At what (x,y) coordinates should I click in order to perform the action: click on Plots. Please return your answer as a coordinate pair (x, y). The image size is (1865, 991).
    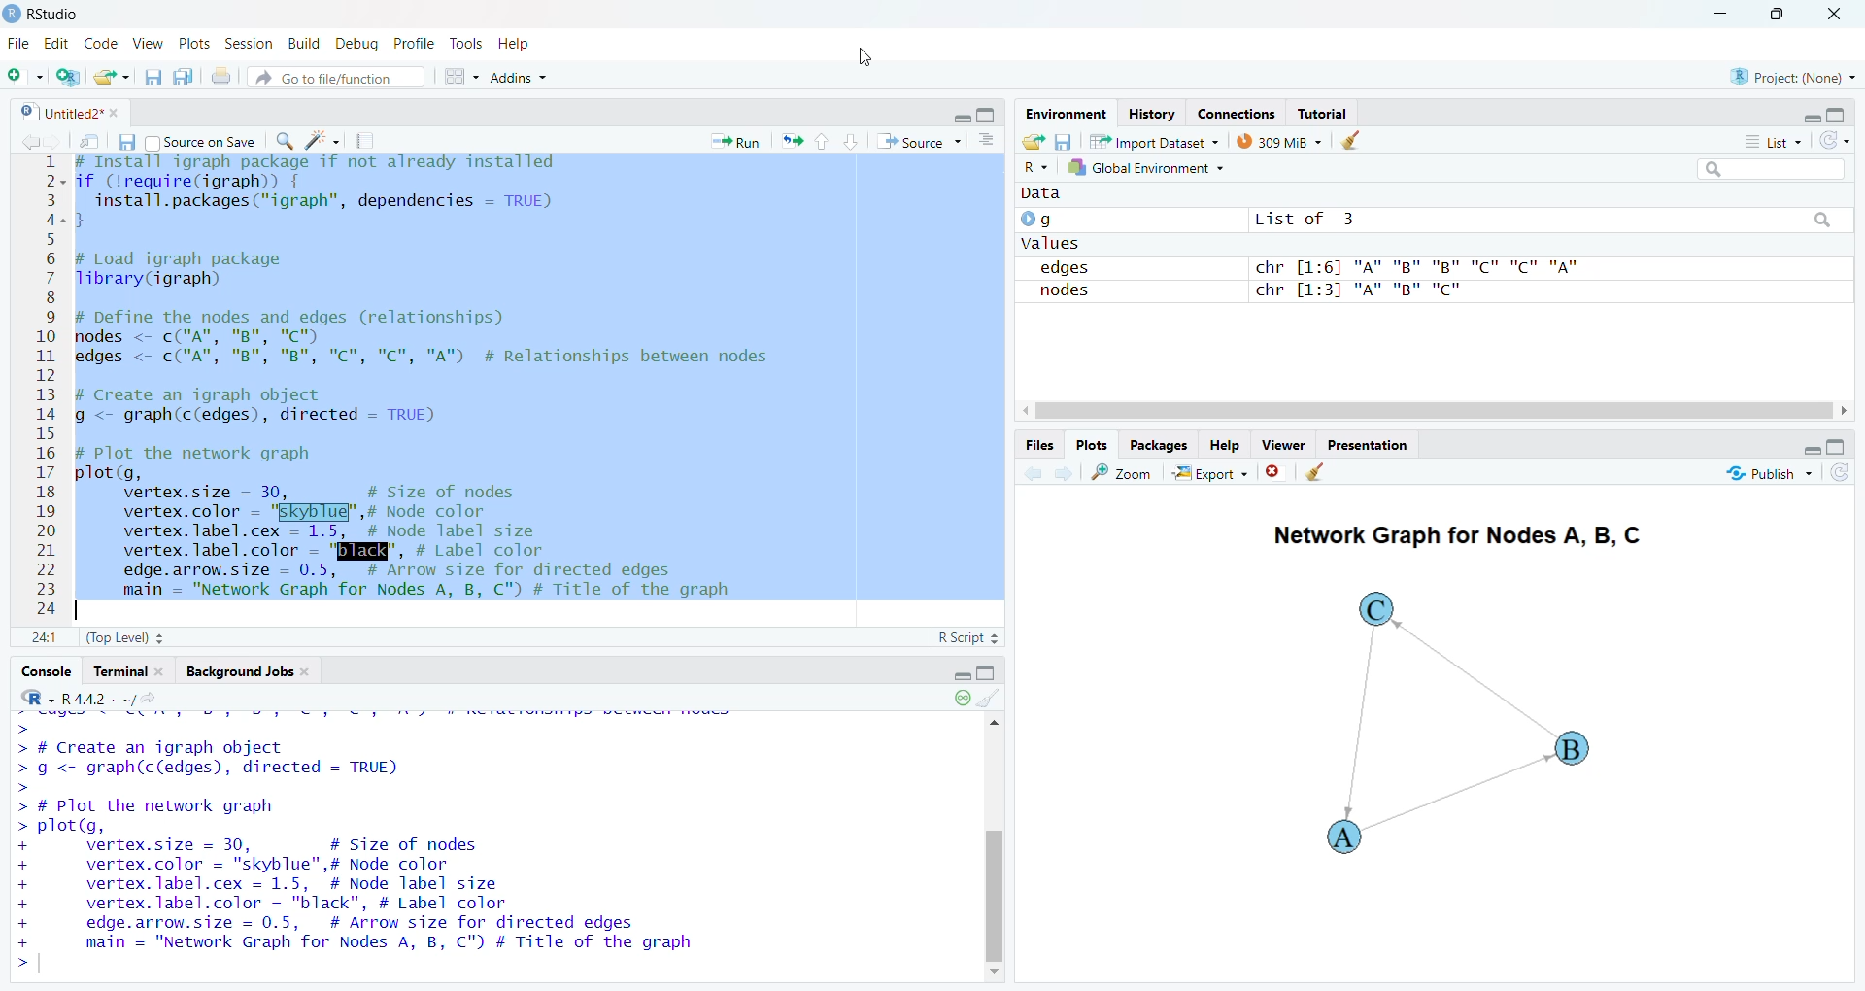
    Looking at the image, I should click on (191, 43).